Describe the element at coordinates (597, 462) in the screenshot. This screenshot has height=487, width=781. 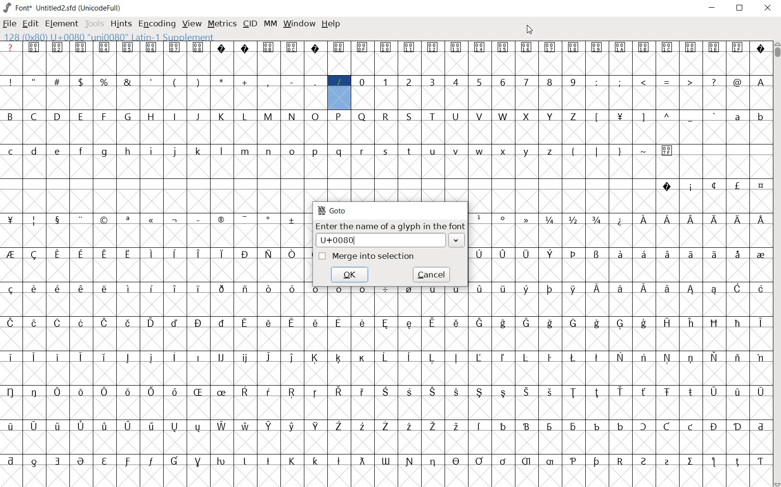
I see `glyph` at that location.